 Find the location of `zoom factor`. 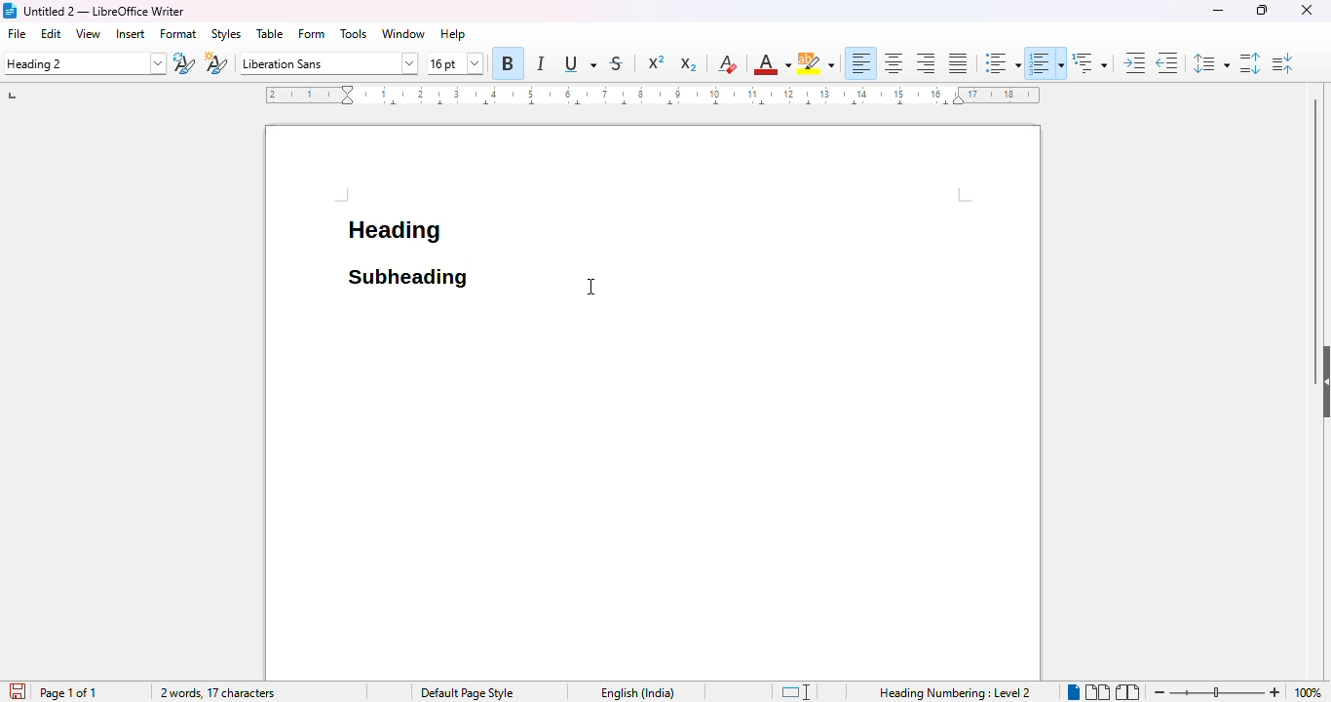

zoom factor is located at coordinates (1308, 693).